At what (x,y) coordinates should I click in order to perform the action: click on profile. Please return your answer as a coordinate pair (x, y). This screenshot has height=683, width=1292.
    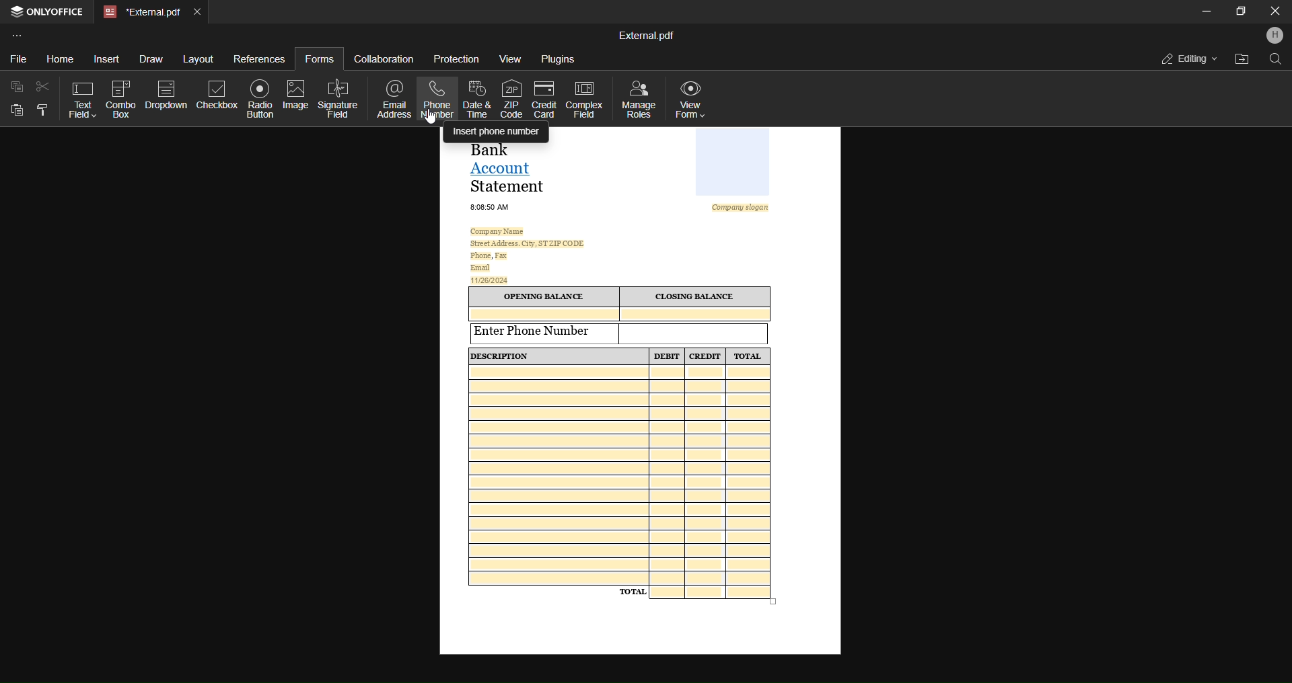
    Looking at the image, I should click on (1274, 36).